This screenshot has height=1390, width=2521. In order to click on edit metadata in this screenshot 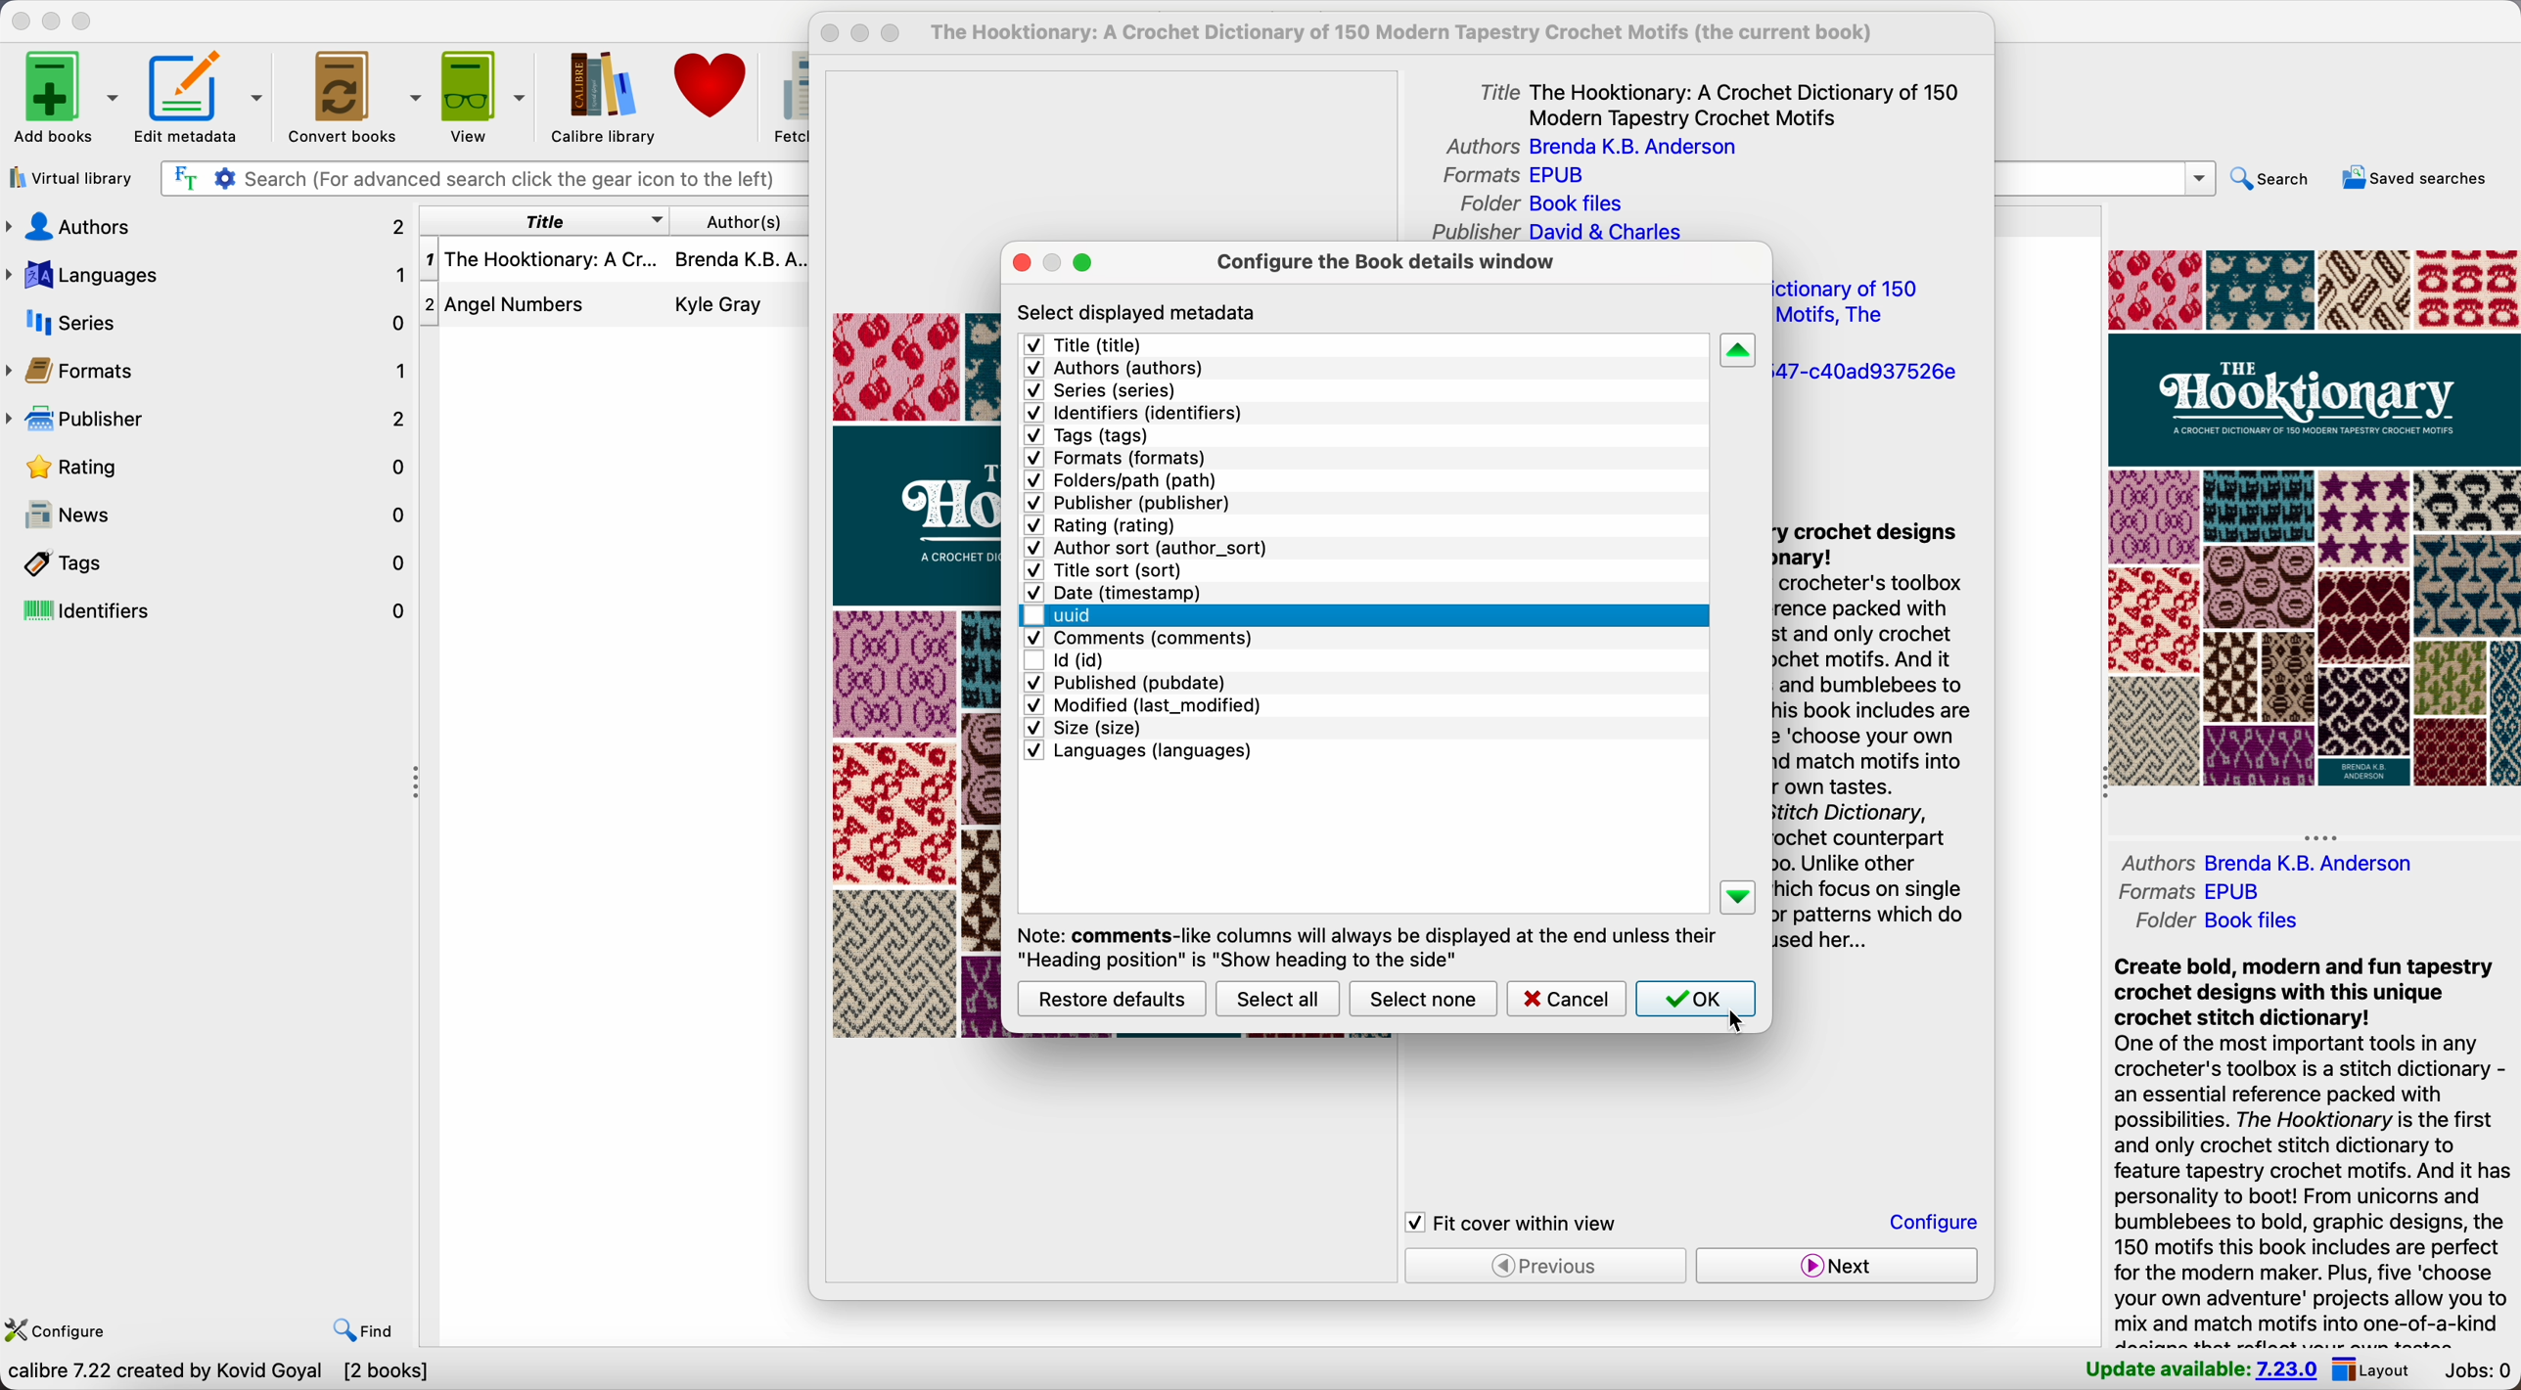, I will do `click(201, 99)`.